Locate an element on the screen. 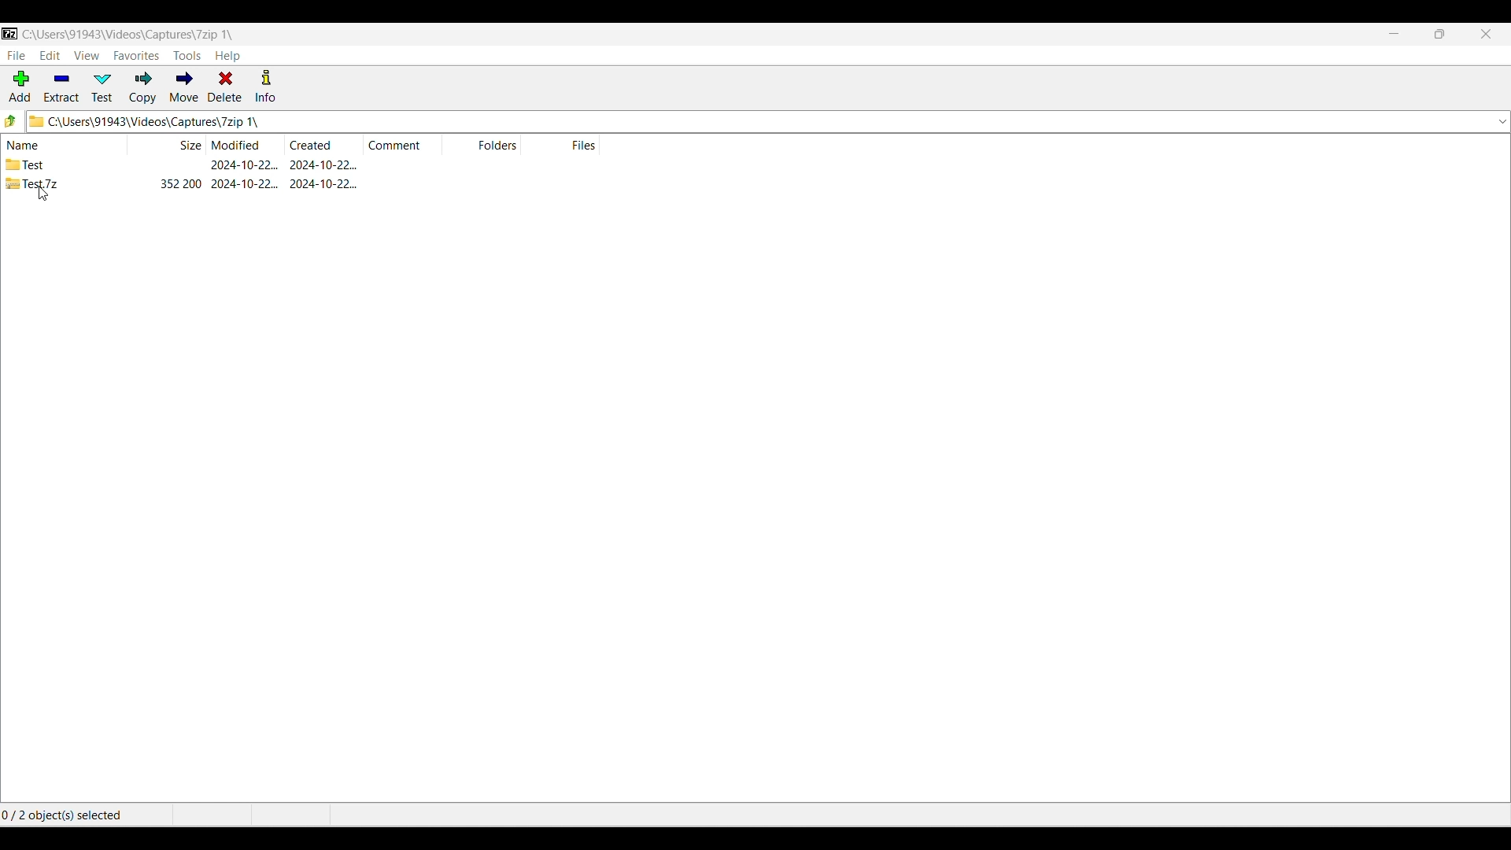  Test is located at coordinates (102, 87).